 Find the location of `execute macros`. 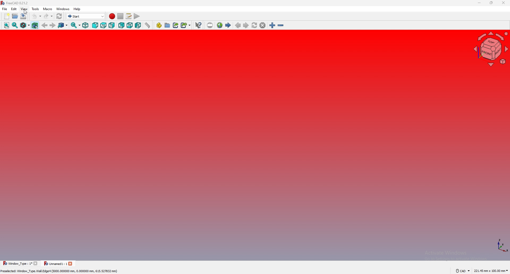

execute macros is located at coordinates (137, 16).